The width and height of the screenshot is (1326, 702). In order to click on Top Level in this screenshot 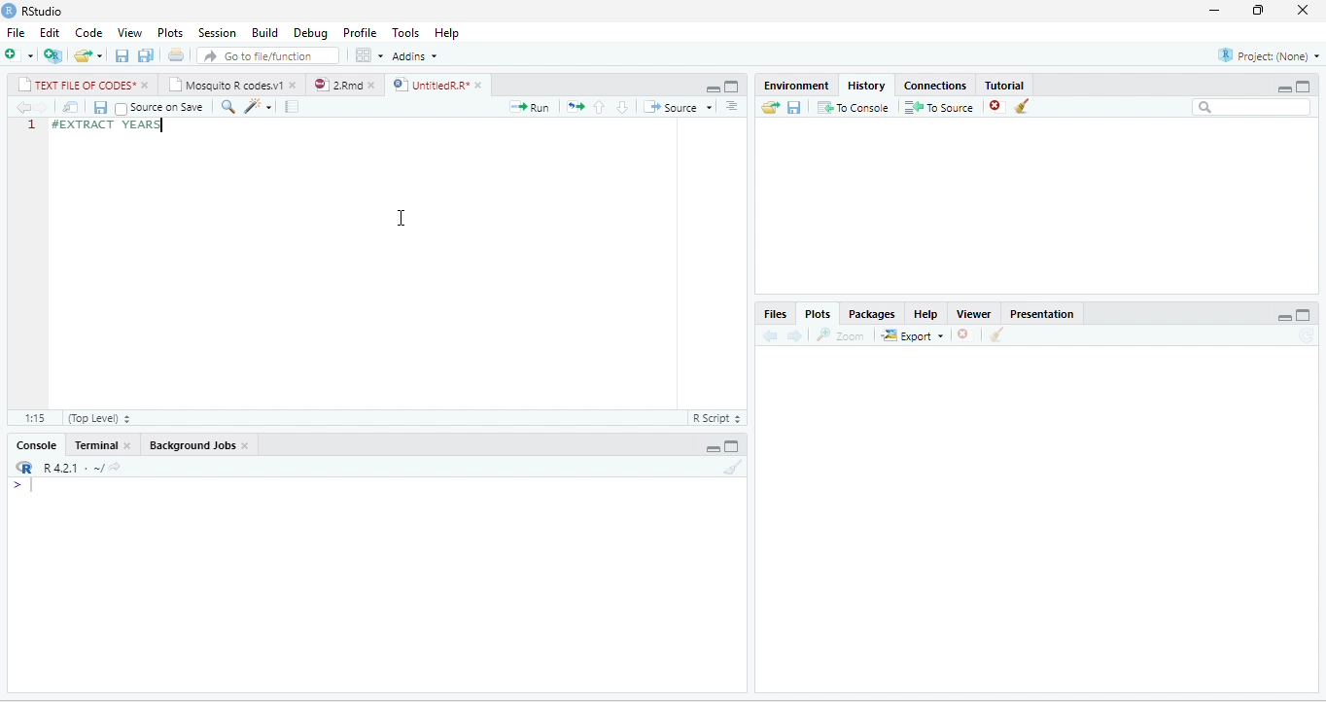, I will do `click(99, 417)`.